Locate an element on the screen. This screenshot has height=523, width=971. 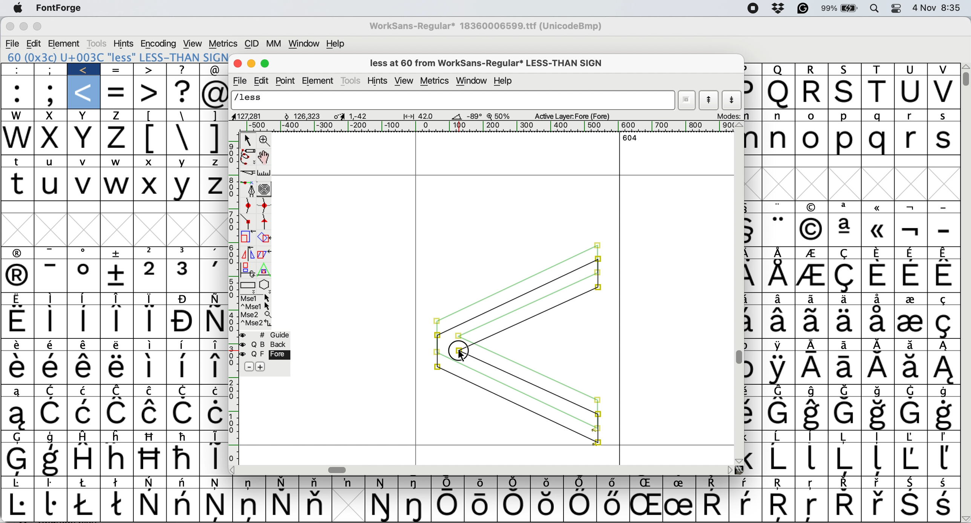
Symbol is located at coordinates (481, 483).